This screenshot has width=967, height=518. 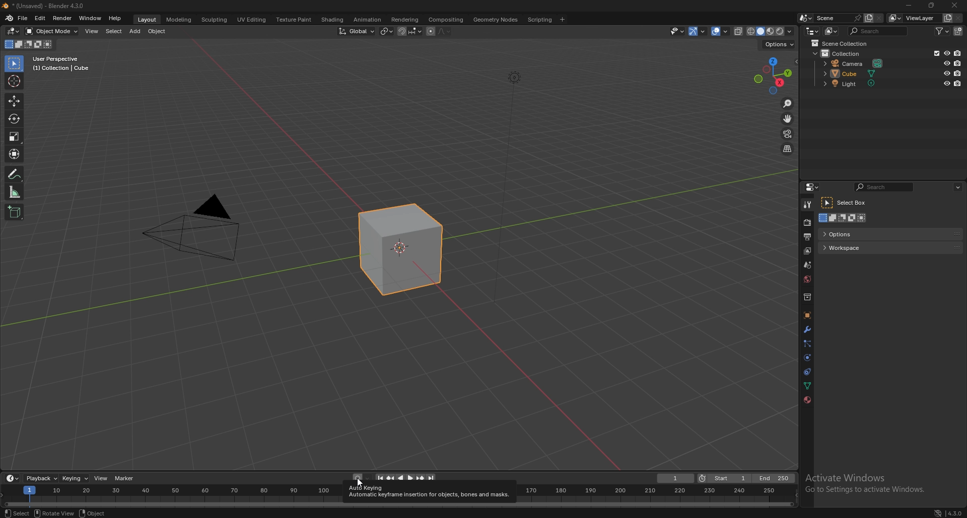 I want to click on disable in render, so click(x=958, y=53).